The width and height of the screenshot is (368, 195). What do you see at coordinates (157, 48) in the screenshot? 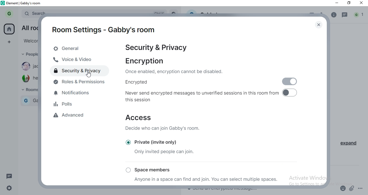
I see `security & privacy` at bounding box center [157, 48].